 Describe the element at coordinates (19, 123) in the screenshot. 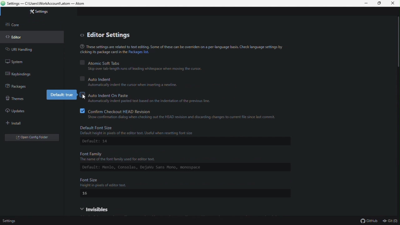

I see `install` at that location.